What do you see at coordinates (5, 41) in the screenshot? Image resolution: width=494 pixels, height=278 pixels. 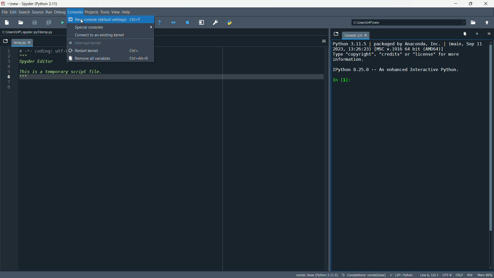 I see `browse tabs` at bounding box center [5, 41].